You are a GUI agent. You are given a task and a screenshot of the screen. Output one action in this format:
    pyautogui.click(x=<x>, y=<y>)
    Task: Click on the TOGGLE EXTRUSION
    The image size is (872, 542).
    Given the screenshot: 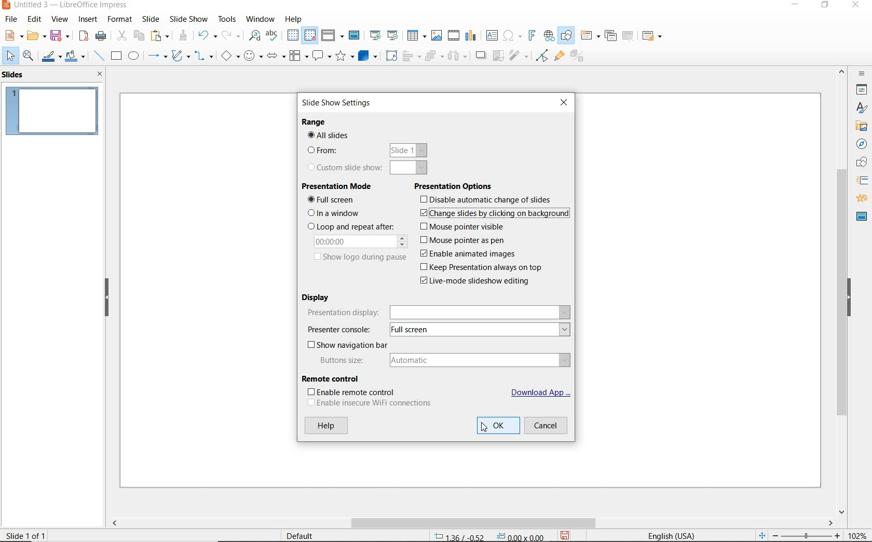 What is the action you would take?
    pyautogui.click(x=577, y=57)
    